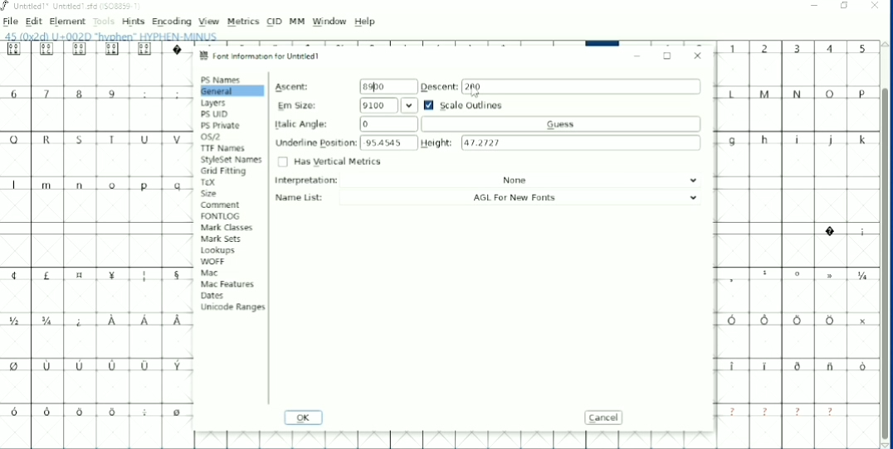 This screenshot has height=449, width=893. Describe the element at coordinates (490, 181) in the screenshot. I see `Interpretation` at that location.